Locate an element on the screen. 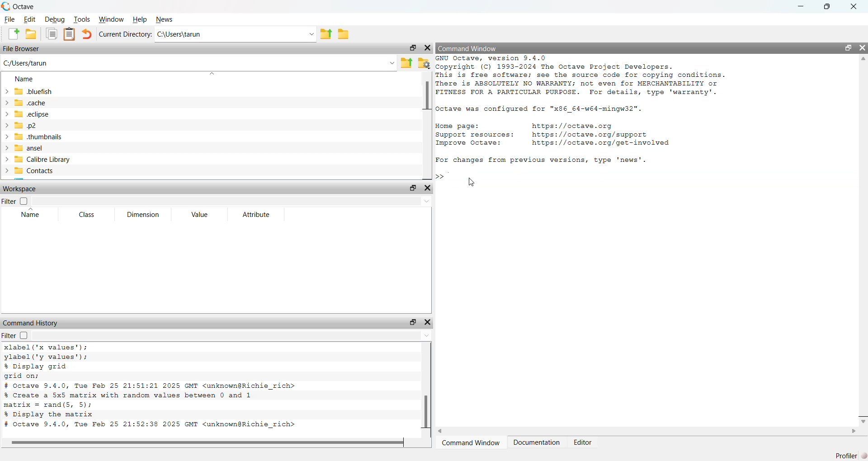 The image size is (868, 461). export is located at coordinates (326, 34).